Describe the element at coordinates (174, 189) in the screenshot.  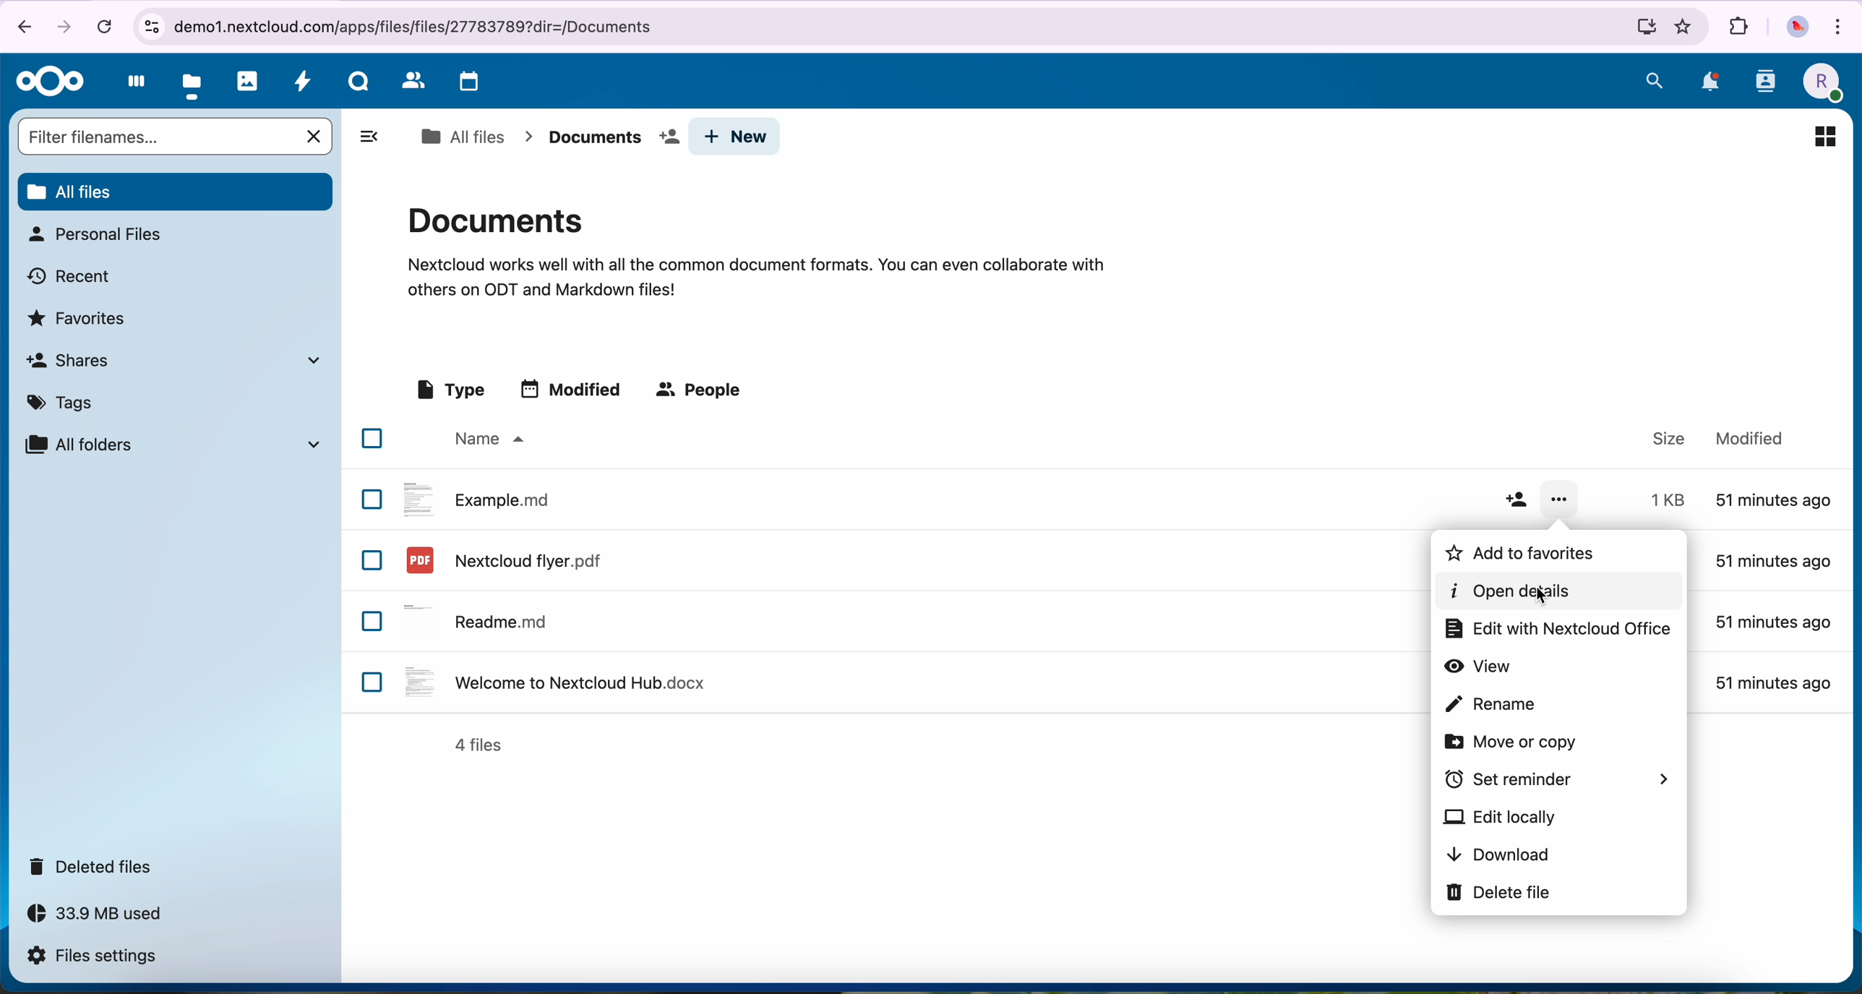
I see `all files button` at that location.